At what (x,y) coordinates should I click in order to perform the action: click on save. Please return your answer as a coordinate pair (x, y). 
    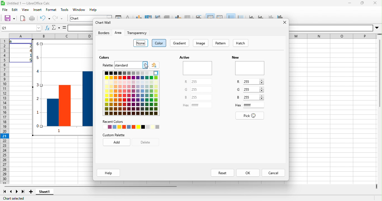
    Looking at the image, I should click on (10, 18).